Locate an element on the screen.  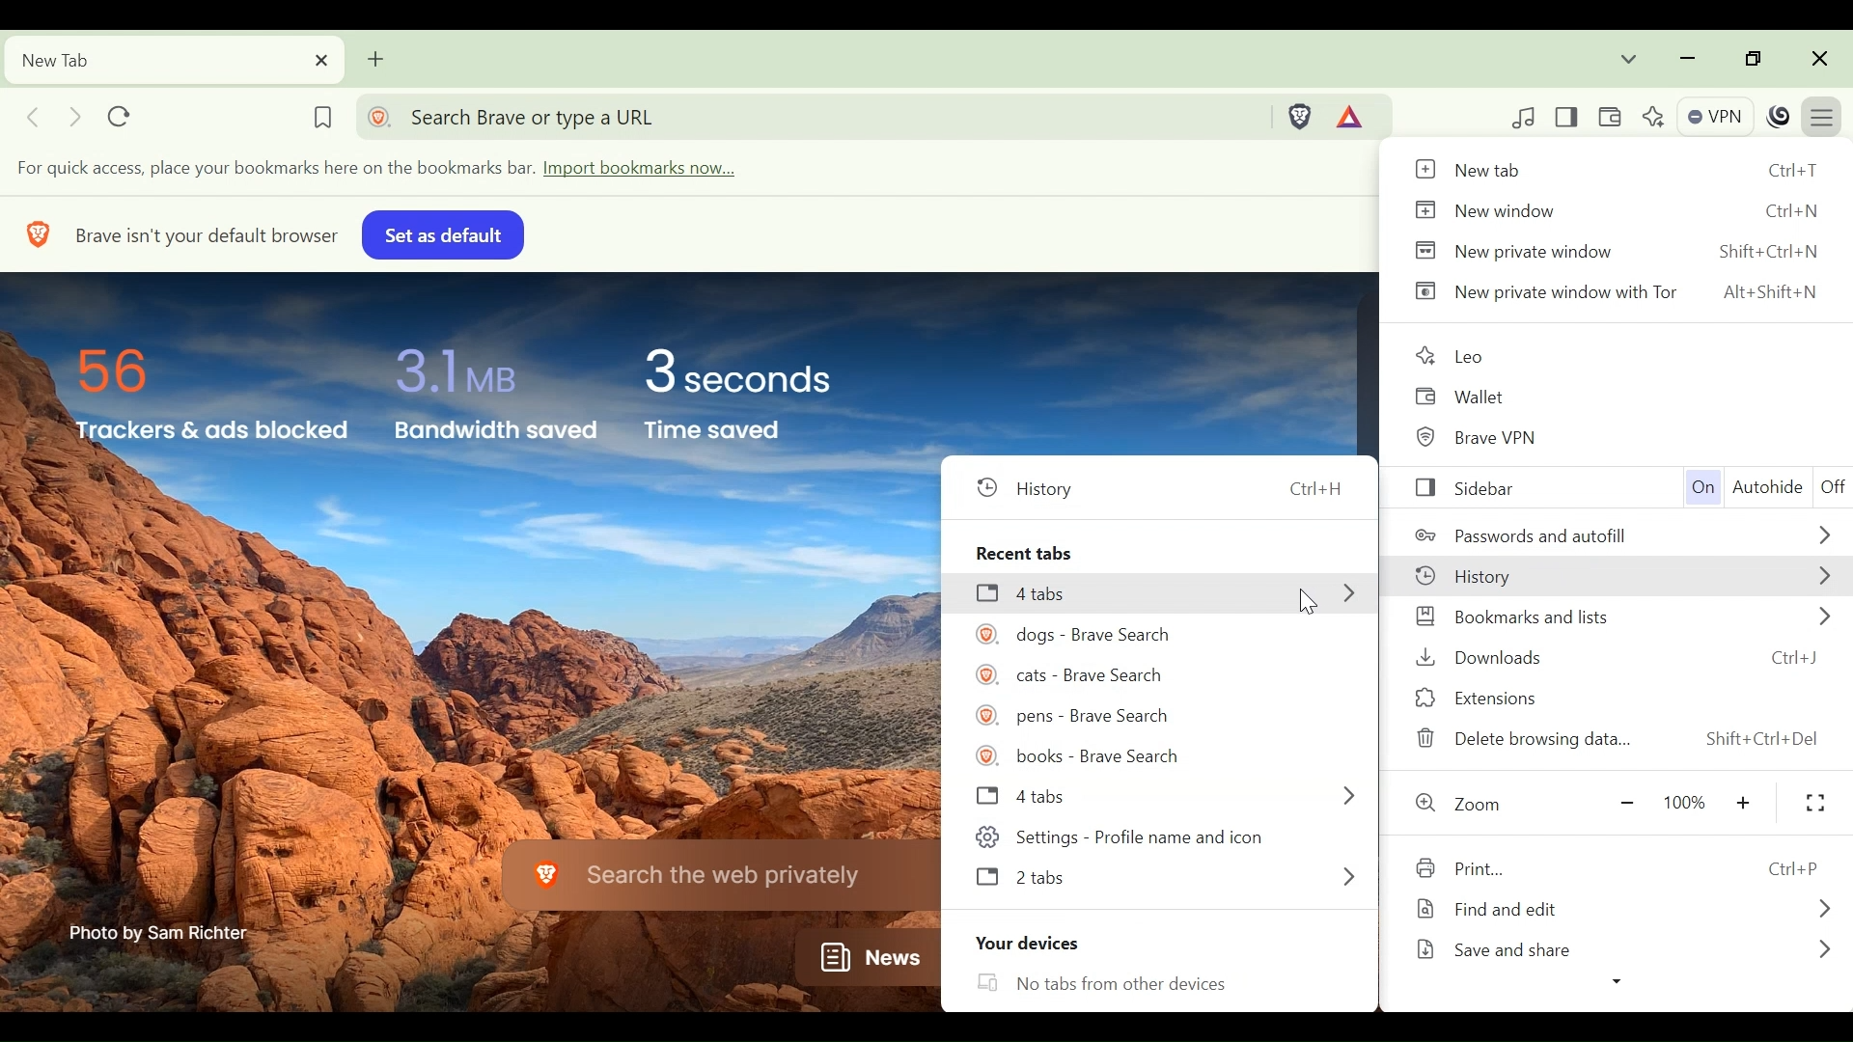
AEC (©) dogs - Brave Search is located at coordinates (1073, 633).